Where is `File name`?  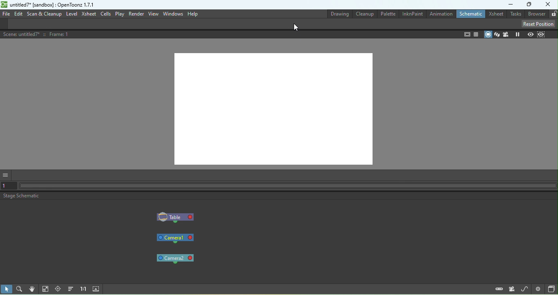
File name is located at coordinates (54, 4).